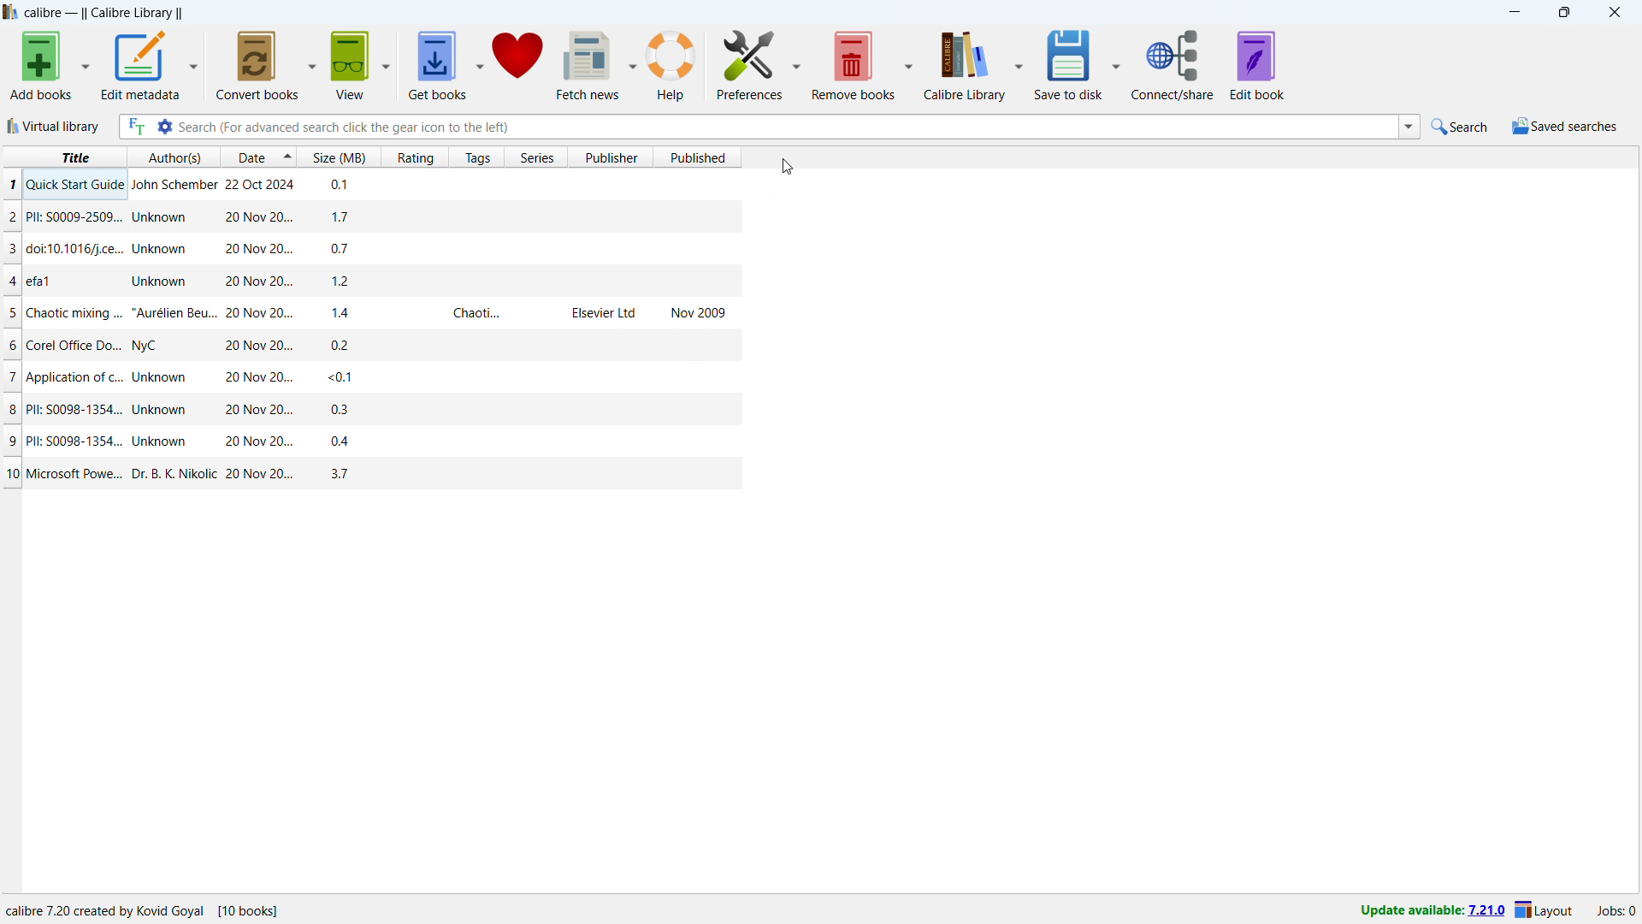 The width and height of the screenshot is (1642, 924). I want to click on full text search, so click(136, 127).